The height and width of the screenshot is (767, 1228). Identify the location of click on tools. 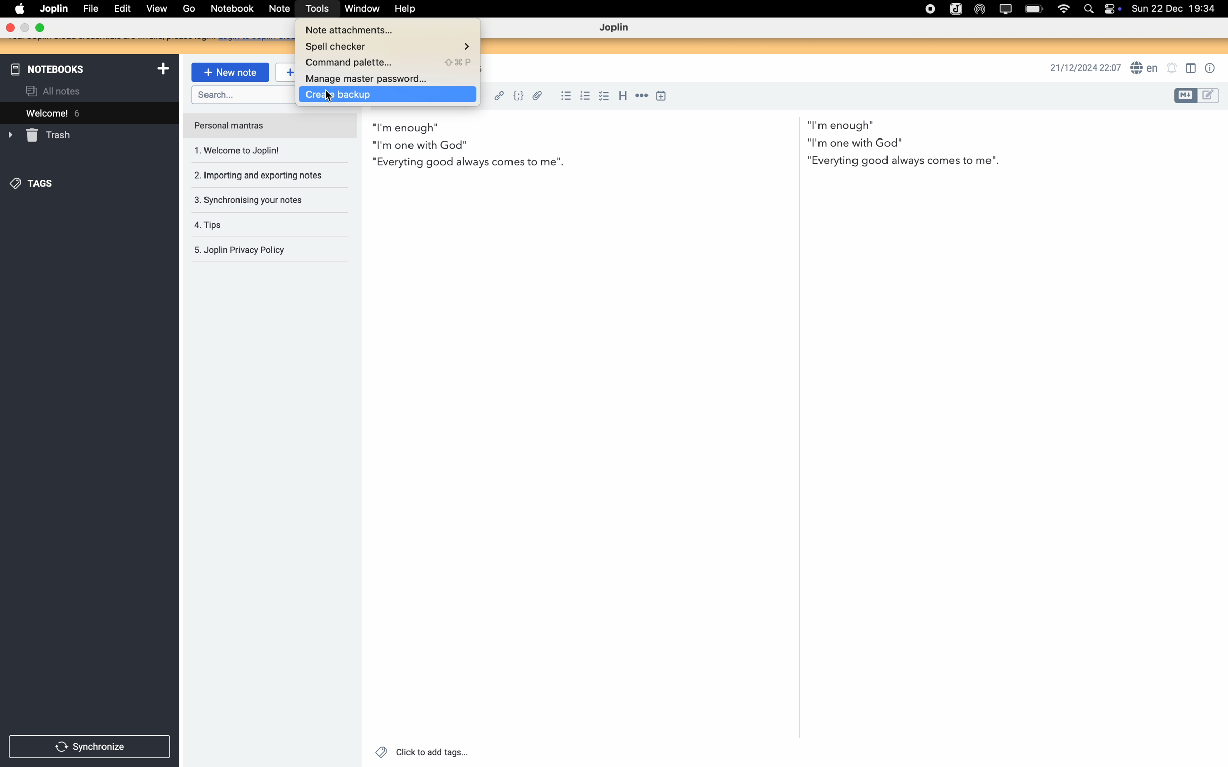
(314, 10).